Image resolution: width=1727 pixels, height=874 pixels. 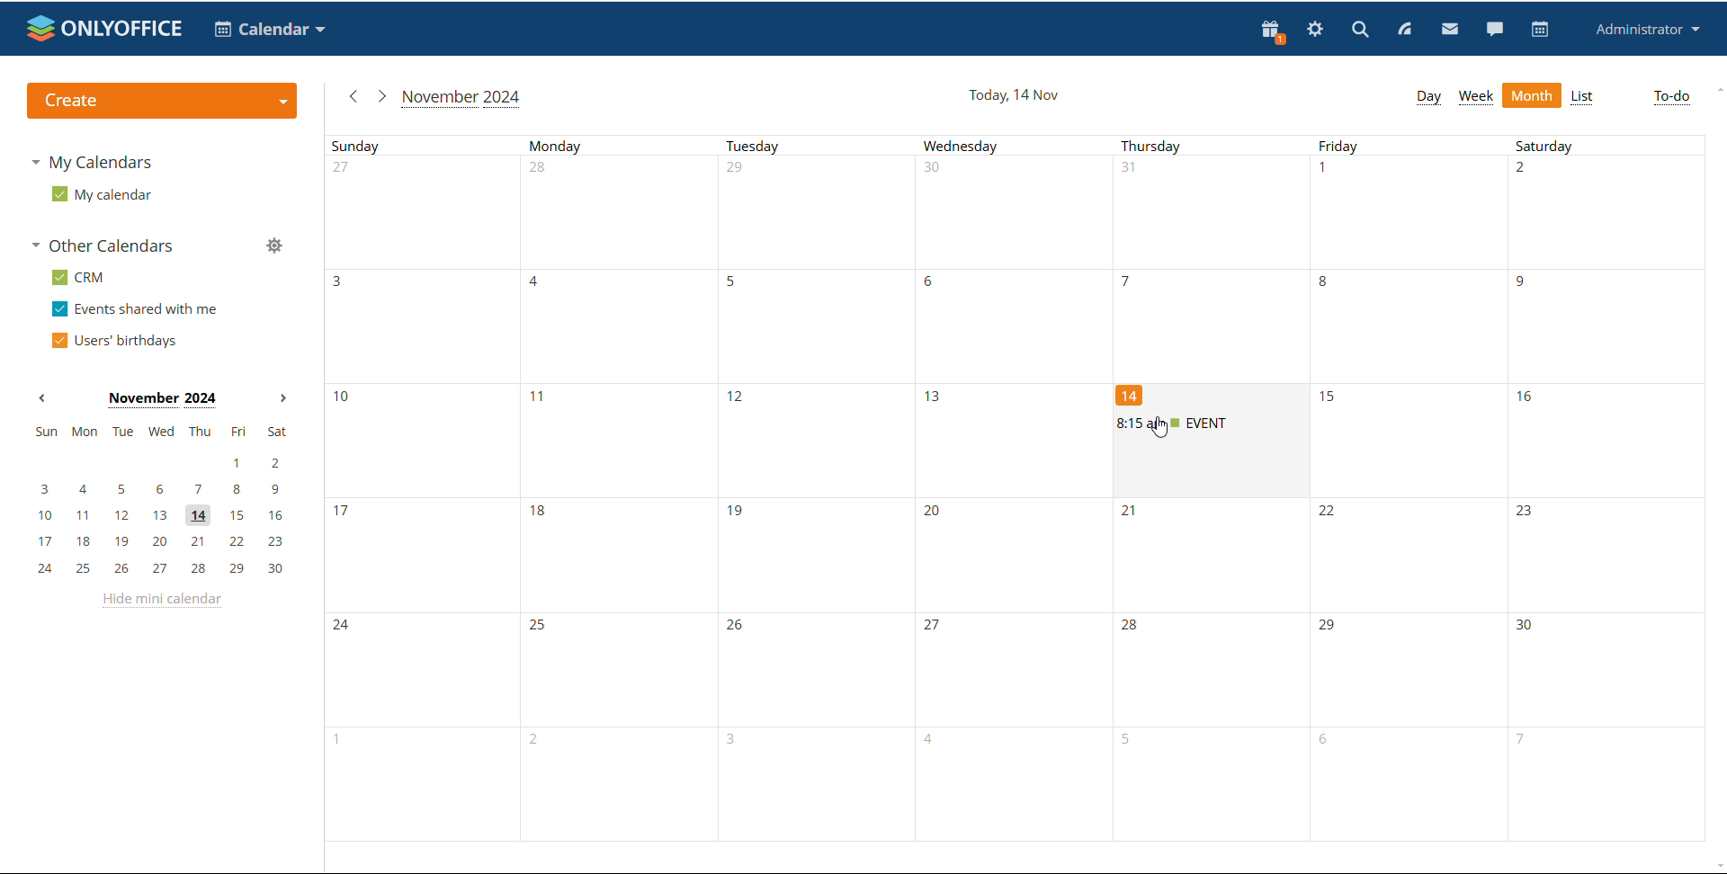 I want to click on cursor, so click(x=1159, y=428).